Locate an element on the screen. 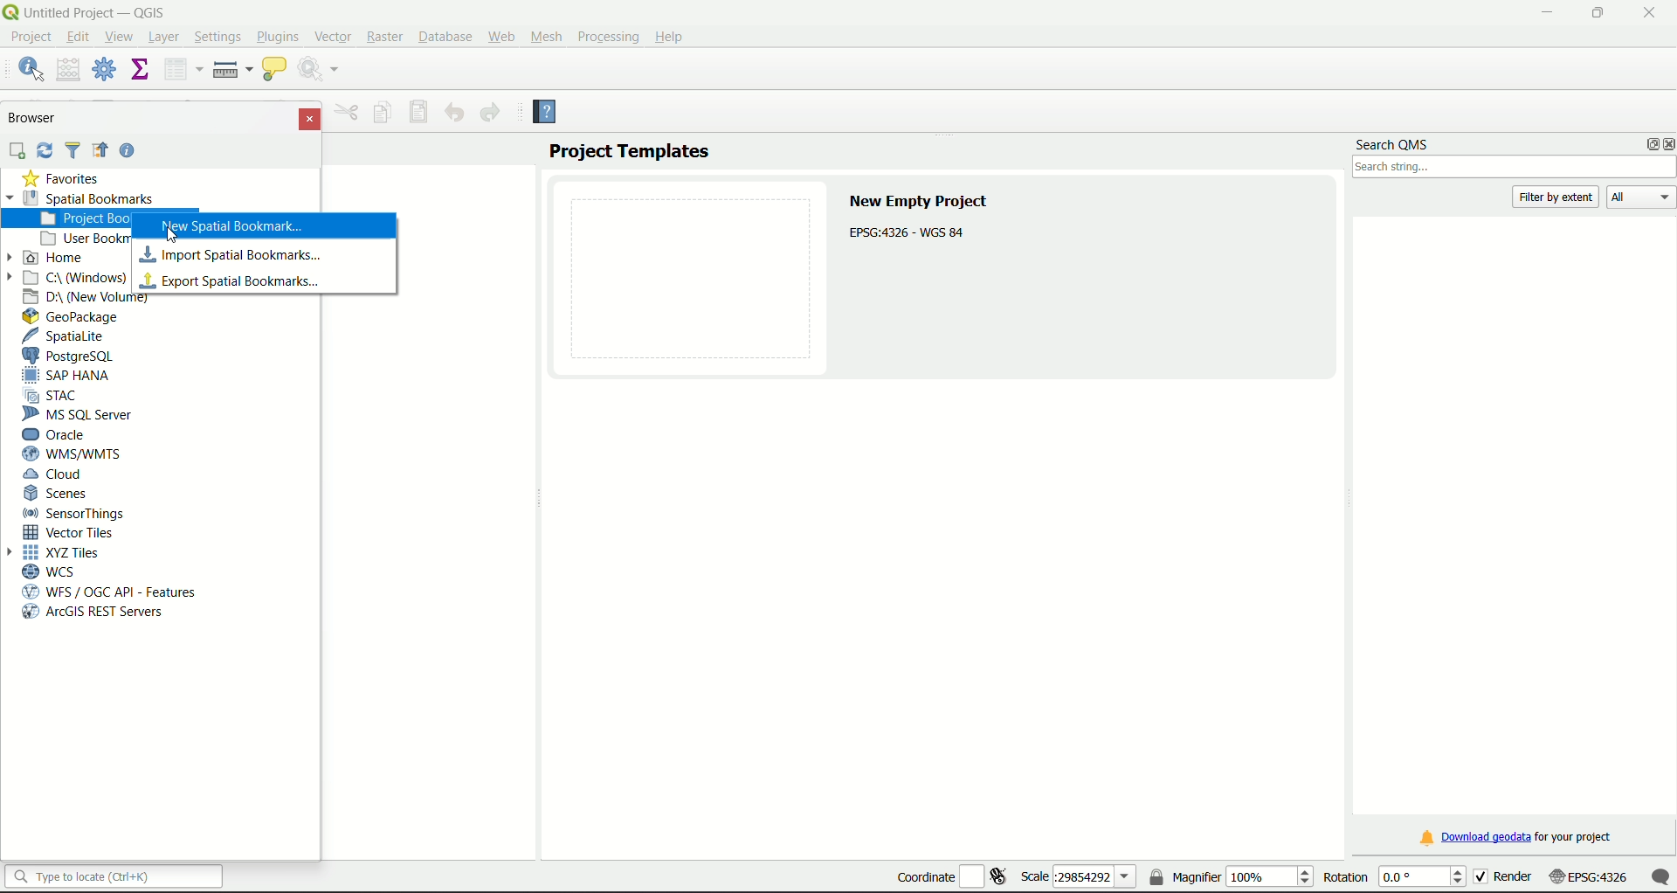  identify features is located at coordinates (30, 67).